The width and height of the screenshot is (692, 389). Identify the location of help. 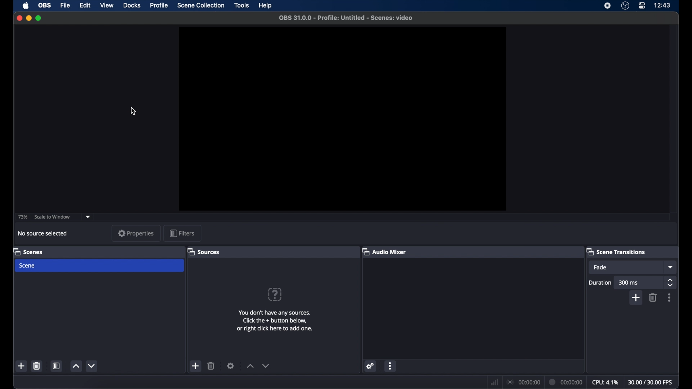
(265, 5).